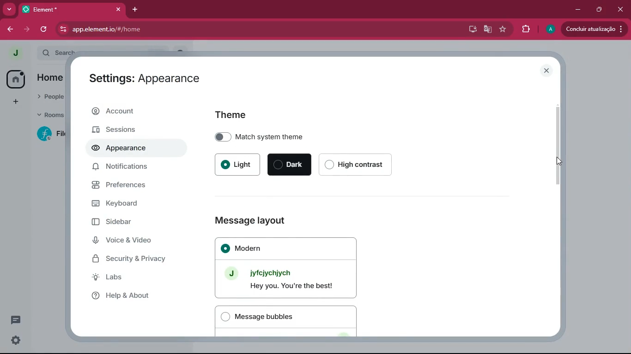  I want to click on more, so click(9, 9).